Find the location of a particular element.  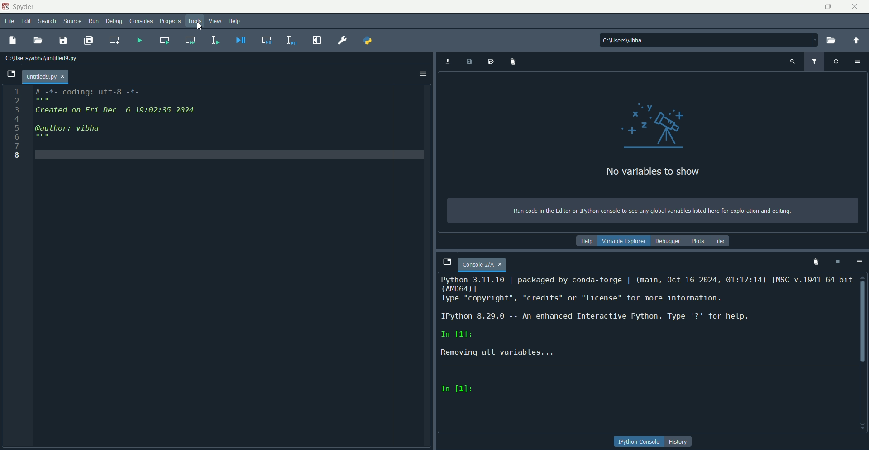

interrupt kernel is located at coordinates (837, 262).